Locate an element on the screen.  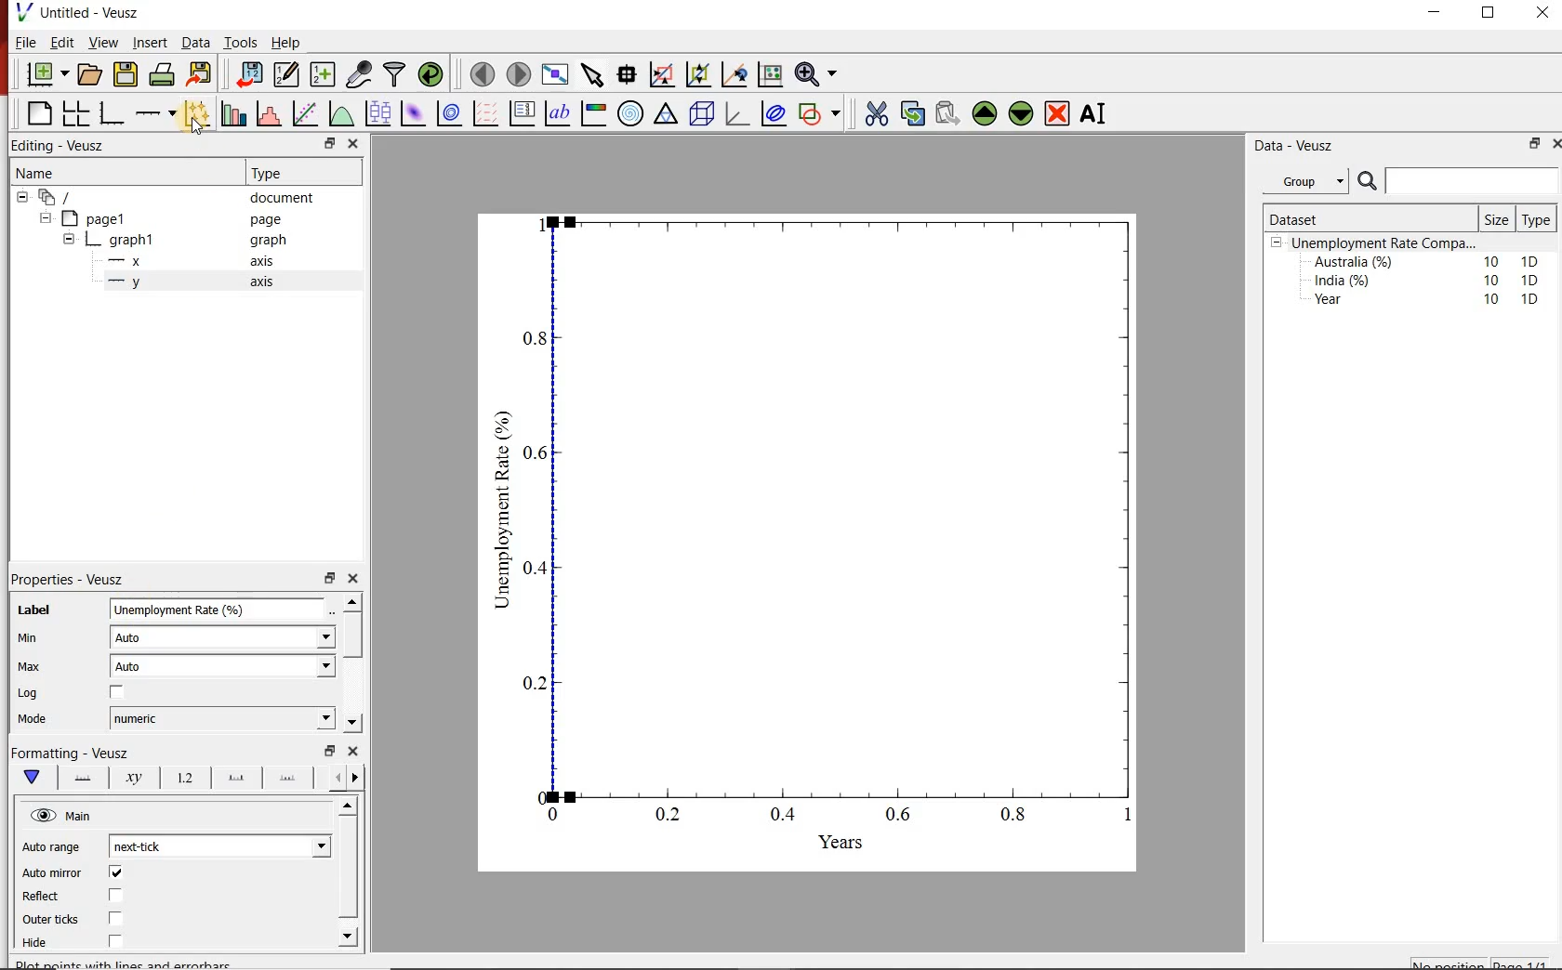
page1 page is located at coordinates (179, 218).